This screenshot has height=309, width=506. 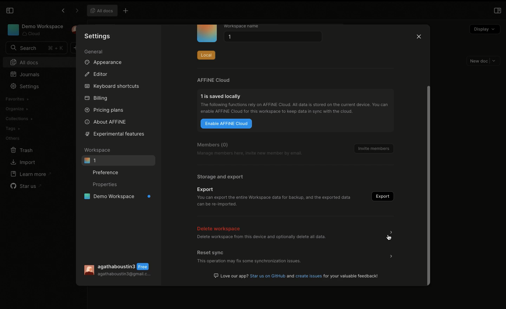 I want to click on 1, so click(x=118, y=160).